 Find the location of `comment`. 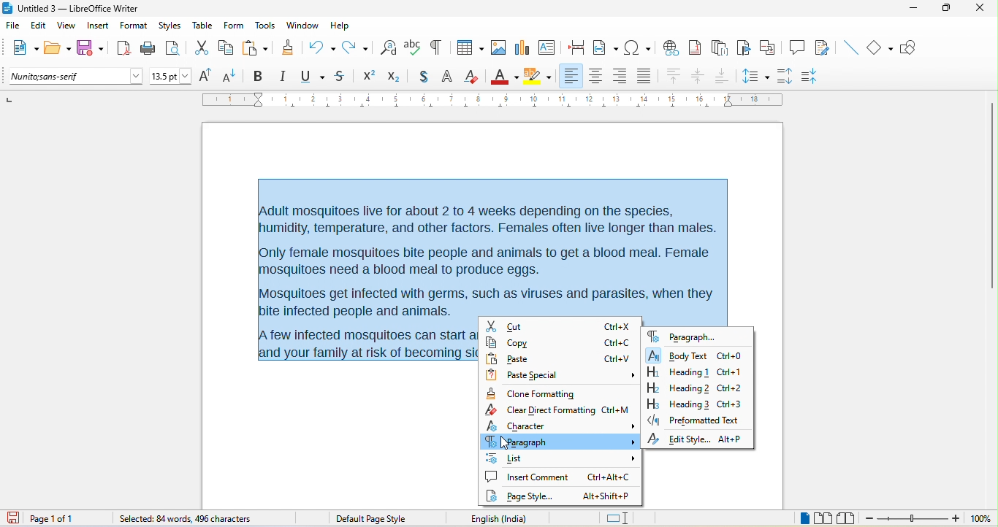

comment is located at coordinates (797, 46).